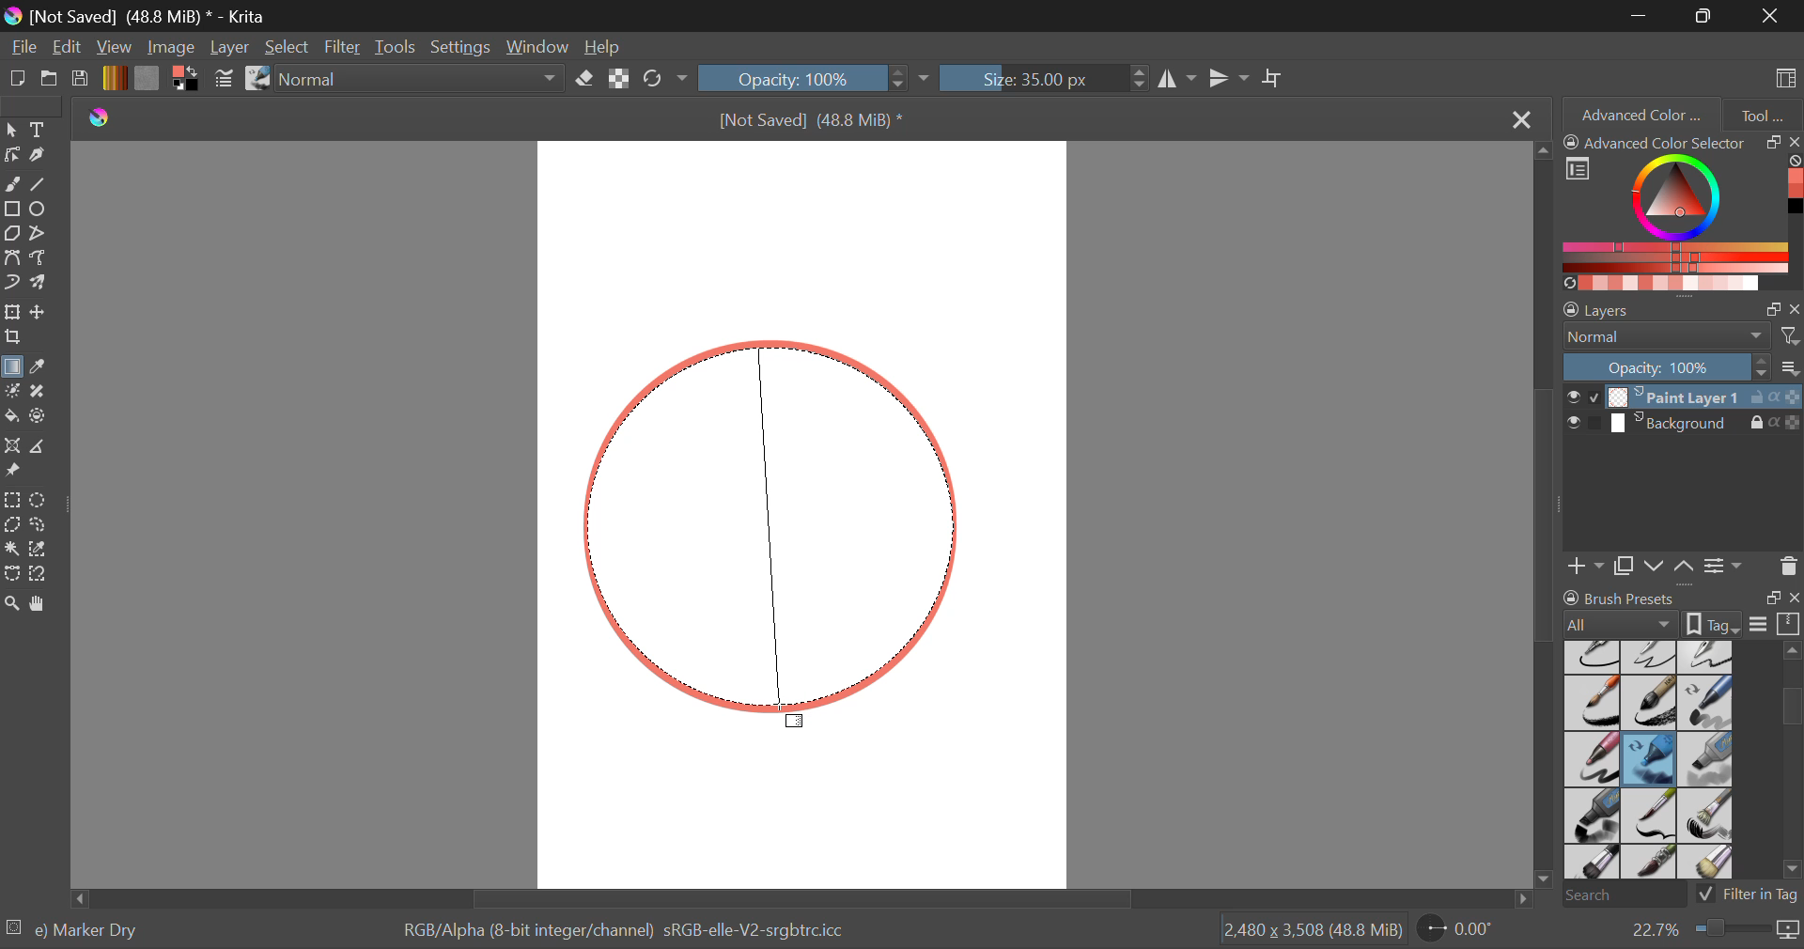  Describe the element at coordinates (15, 260) in the screenshot. I see `Bezier Curve` at that location.